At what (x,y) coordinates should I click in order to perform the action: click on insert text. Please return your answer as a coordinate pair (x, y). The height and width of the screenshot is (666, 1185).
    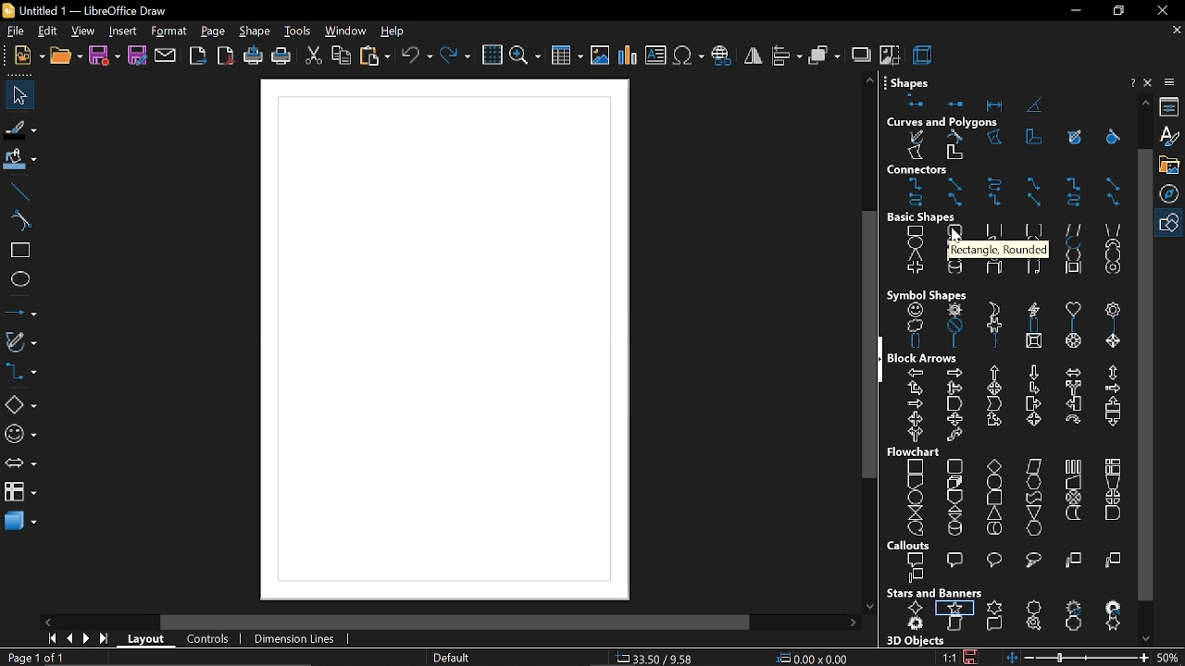
    Looking at the image, I should click on (655, 56).